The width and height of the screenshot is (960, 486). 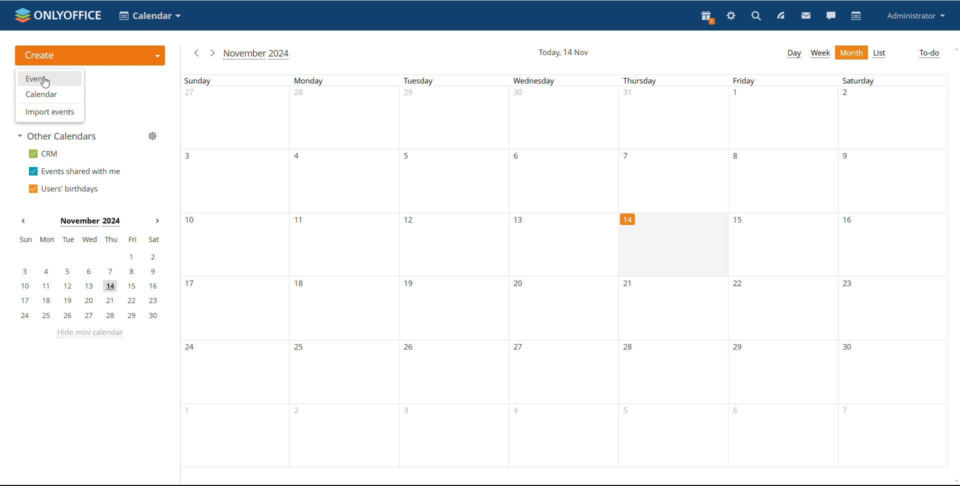 I want to click on crm, so click(x=44, y=154).